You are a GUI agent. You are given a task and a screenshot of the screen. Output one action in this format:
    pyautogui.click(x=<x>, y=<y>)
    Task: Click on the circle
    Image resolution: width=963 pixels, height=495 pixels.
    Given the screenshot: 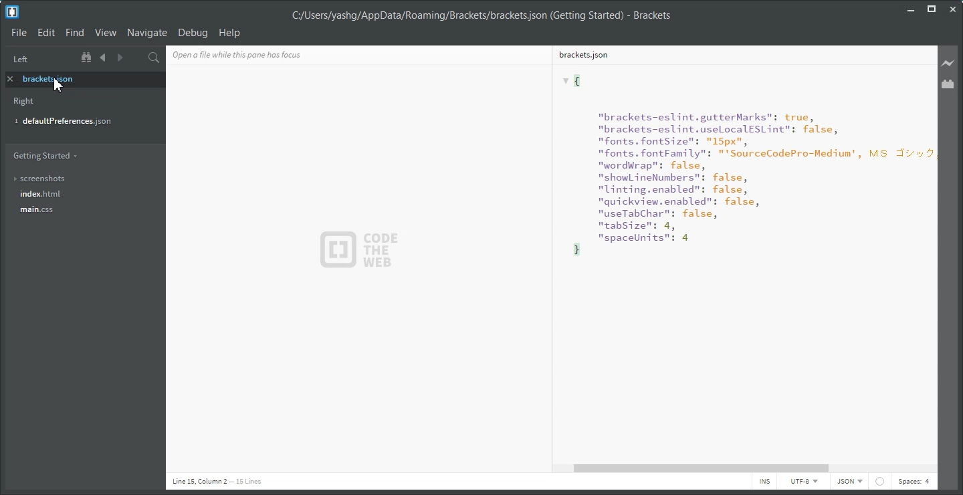 What is the action you would take?
    pyautogui.click(x=879, y=483)
    